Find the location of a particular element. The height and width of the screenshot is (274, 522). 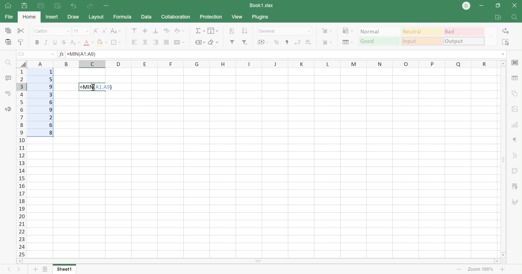

Ascending order is located at coordinates (232, 31).